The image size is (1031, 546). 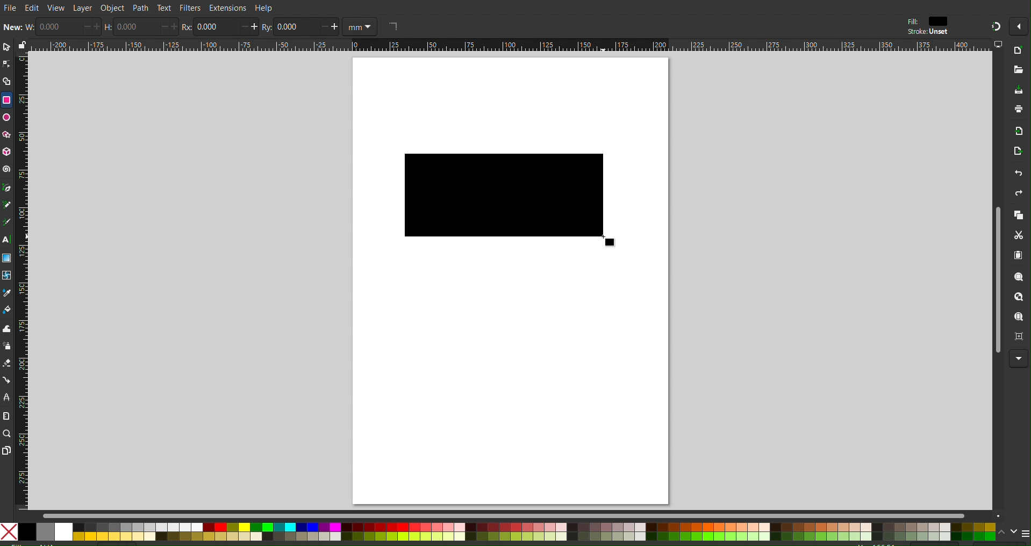 What do you see at coordinates (1020, 236) in the screenshot?
I see `Cut` at bounding box center [1020, 236].